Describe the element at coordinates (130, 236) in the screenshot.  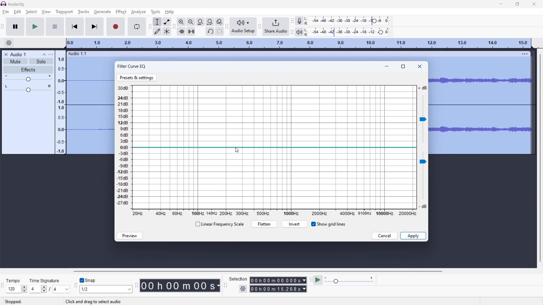
I see `preview` at that location.